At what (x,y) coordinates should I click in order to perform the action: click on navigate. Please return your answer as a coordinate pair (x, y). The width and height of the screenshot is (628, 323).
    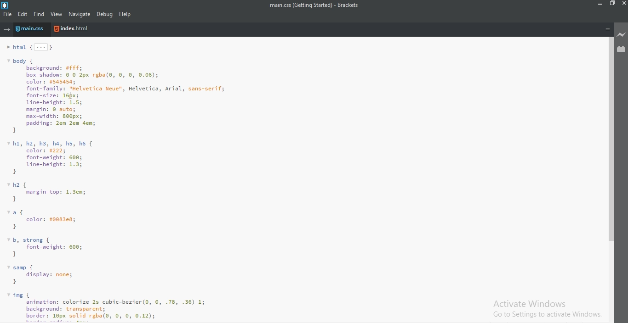
    Looking at the image, I should click on (79, 14).